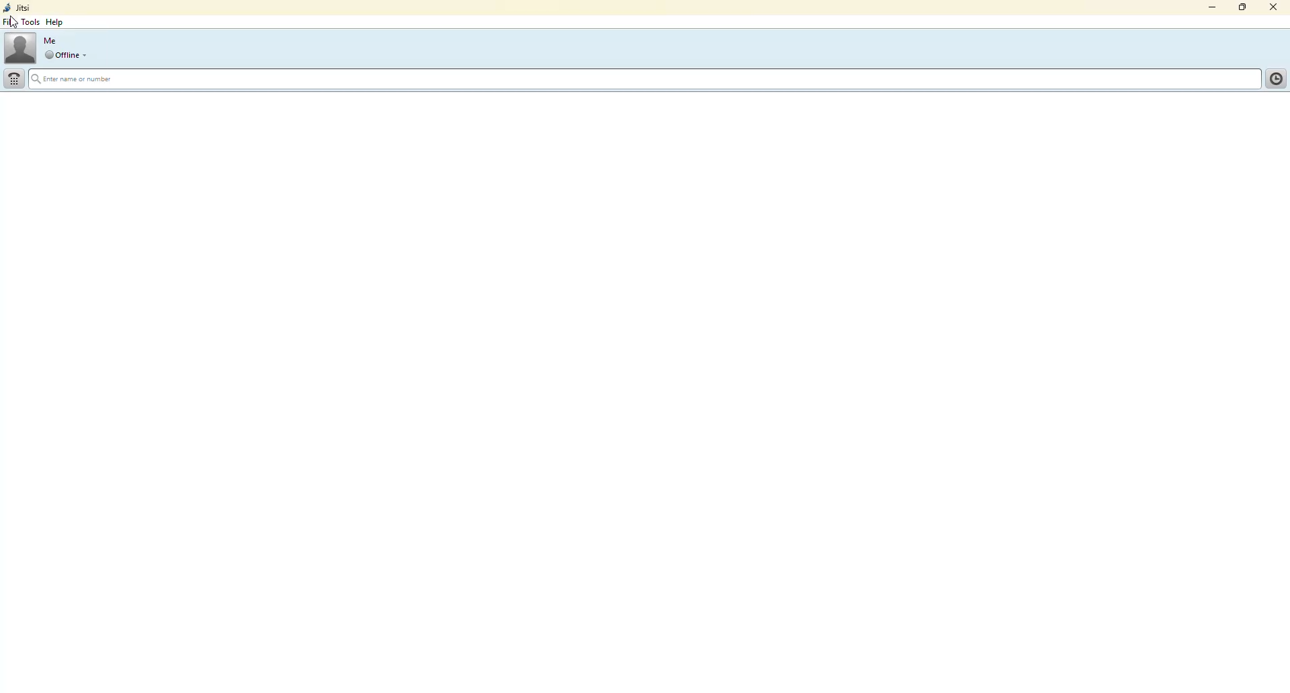 Image resolution: width=1290 pixels, height=693 pixels. Describe the element at coordinates (15, 79) in the screenshot. I see `dial pad` at that location.